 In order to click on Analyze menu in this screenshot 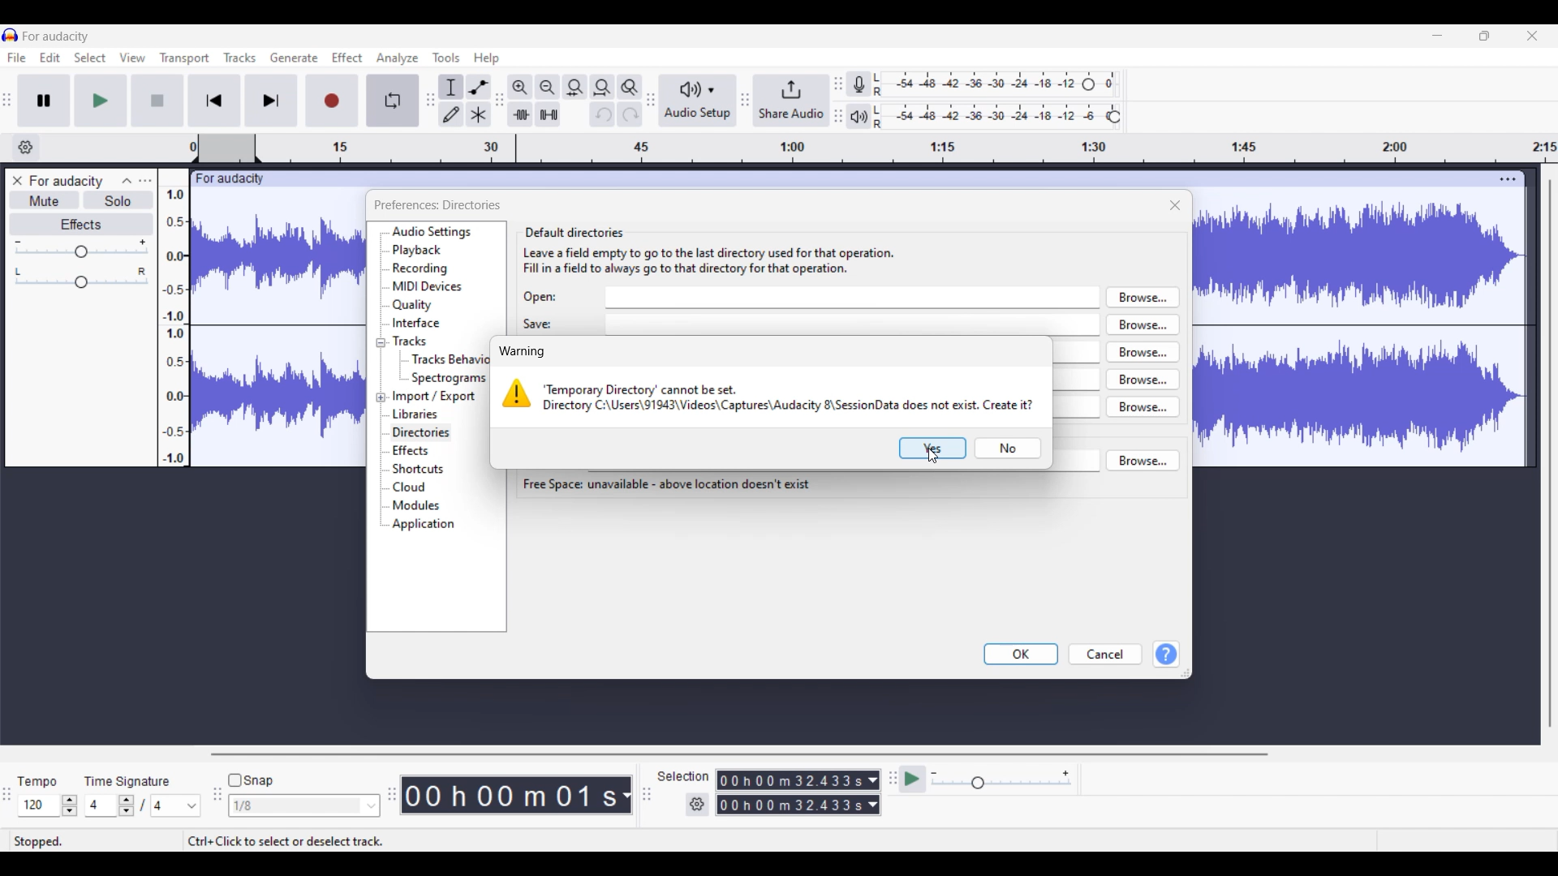, I will do `click(398, 58)`.